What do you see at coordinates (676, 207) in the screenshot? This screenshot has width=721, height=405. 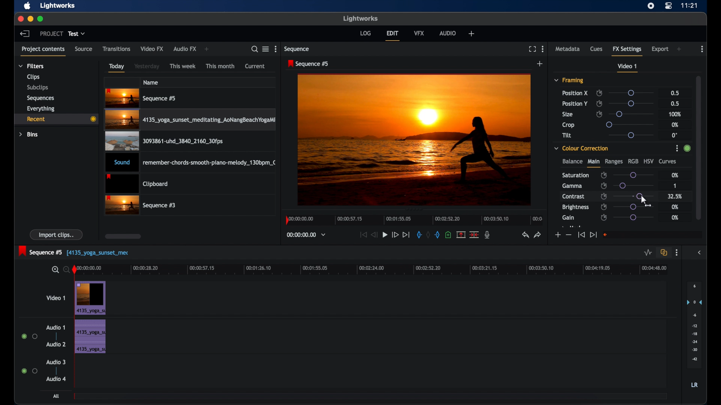 I see `0%` at bounding box center [676, 207].